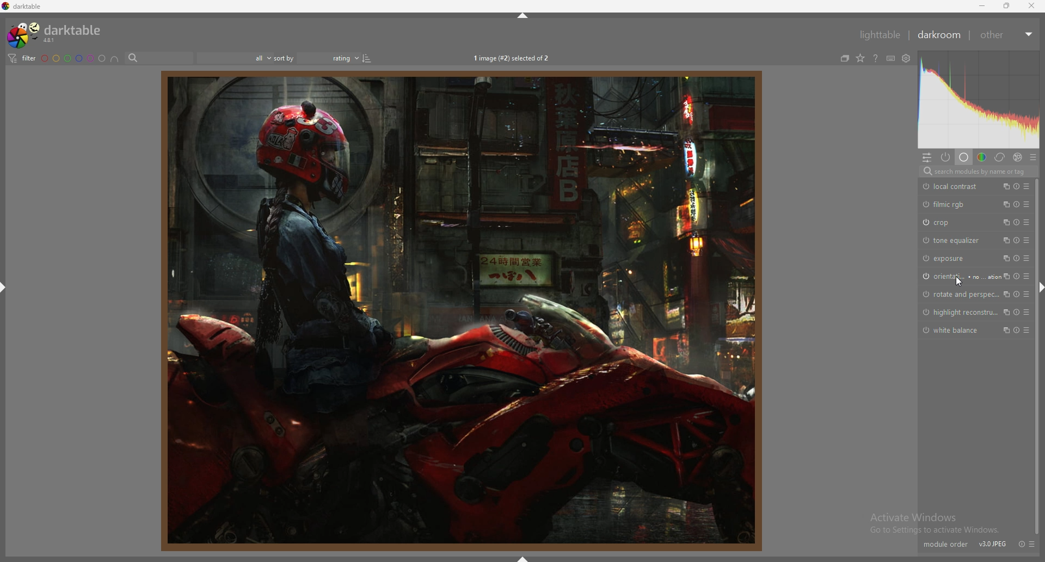 This screenshot has width=1045, height=562. Describe the element at coordinates (1004, 295) in the screenshot. I see `multiple instances action` at that location.